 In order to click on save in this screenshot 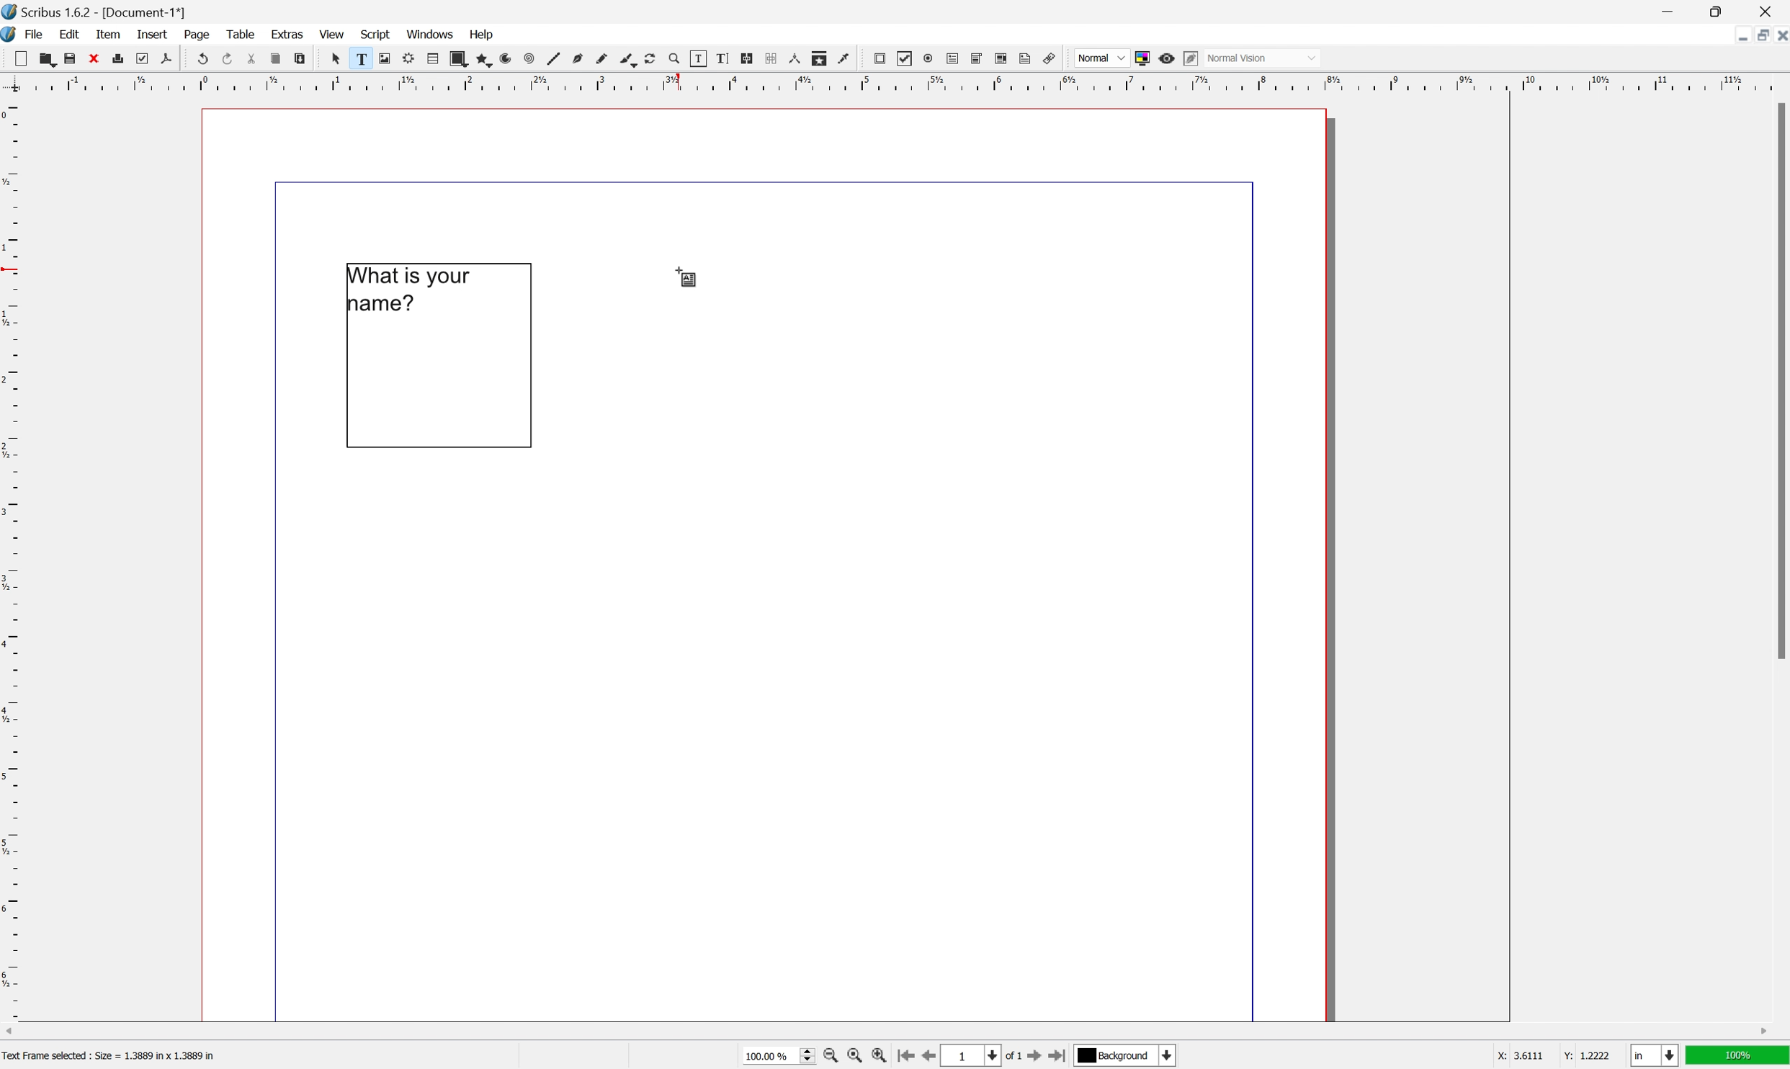, I will do `click(70, 59)`.